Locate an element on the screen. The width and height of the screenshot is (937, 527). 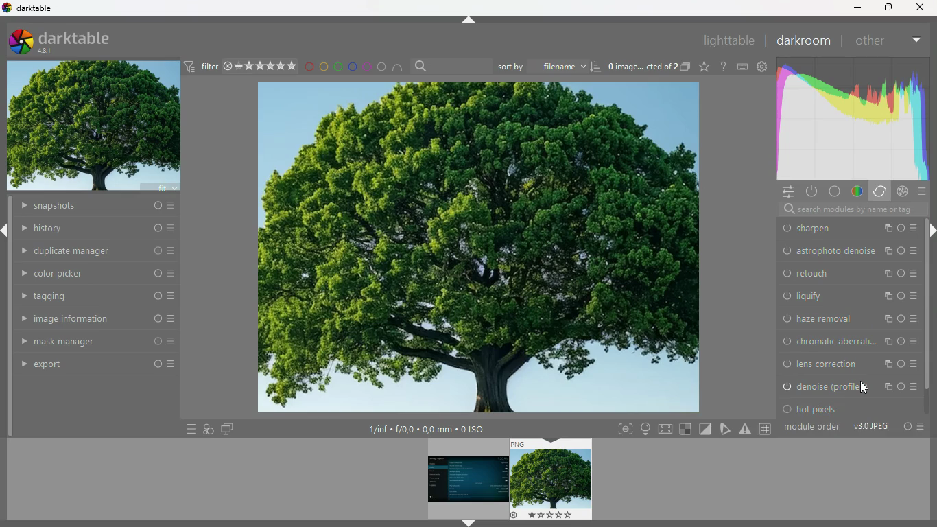
square is located at coordinates (687, 429).